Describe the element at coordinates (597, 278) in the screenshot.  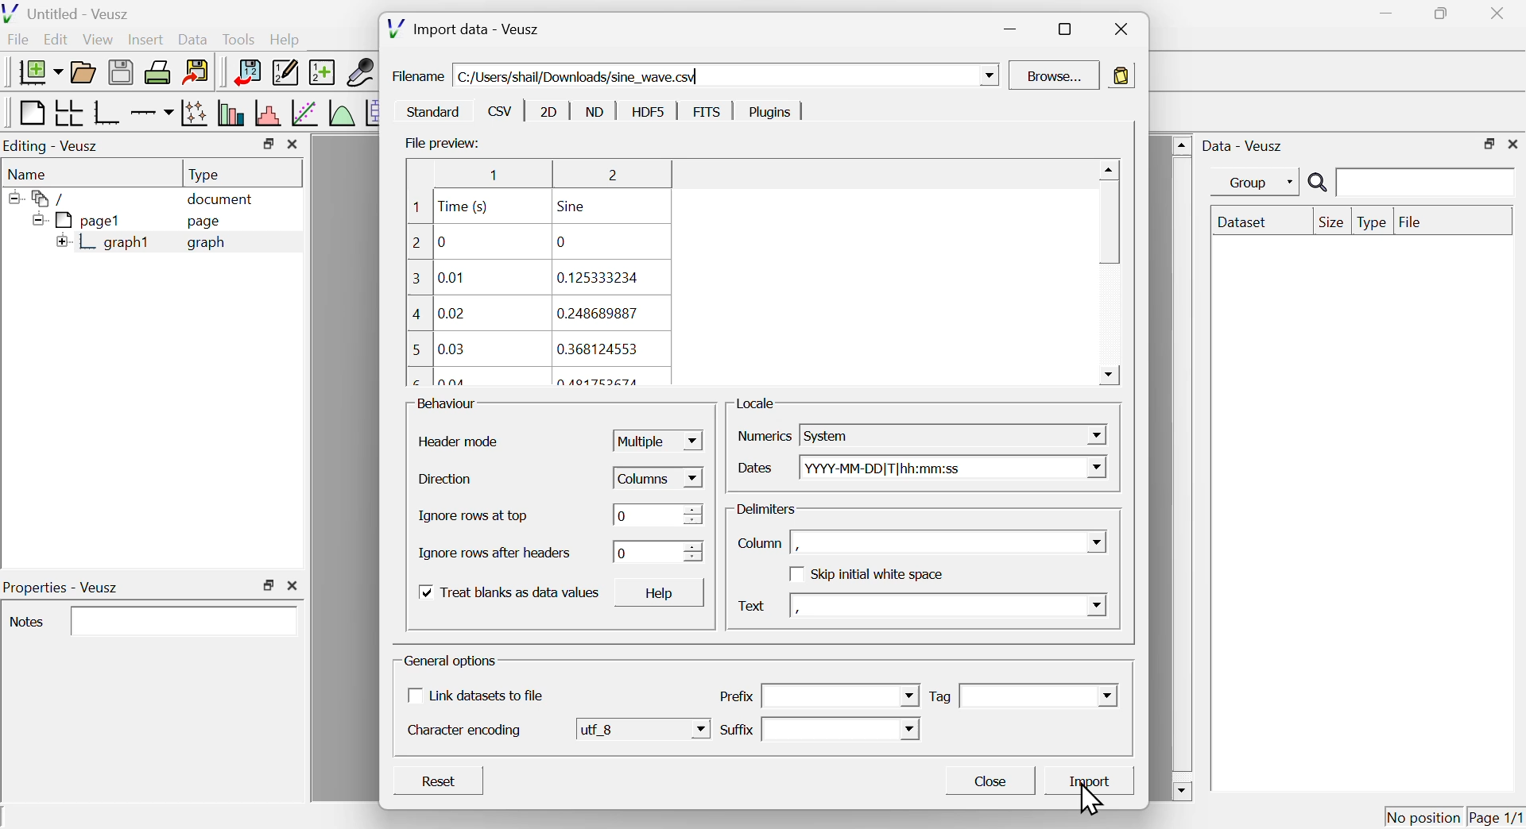
I see `0.125333234` at that location.